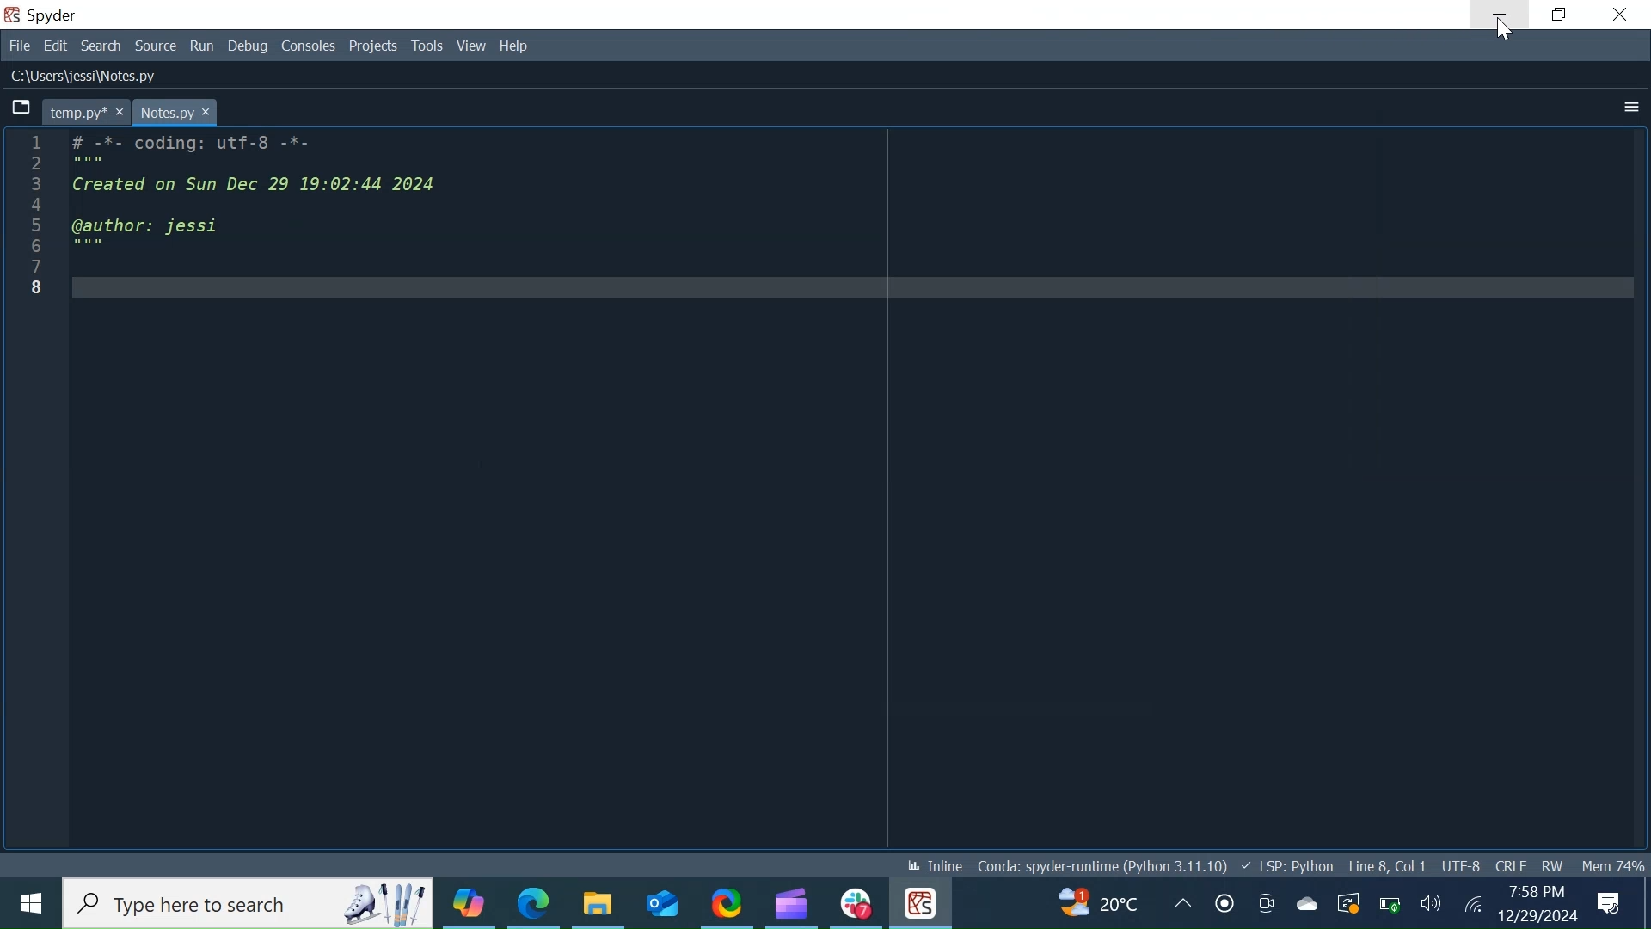 The height and width of the screenshot is (929, 1651). Describe the element at coordinates (1556, 14) in the screenshot. I see `Restore` at that location.